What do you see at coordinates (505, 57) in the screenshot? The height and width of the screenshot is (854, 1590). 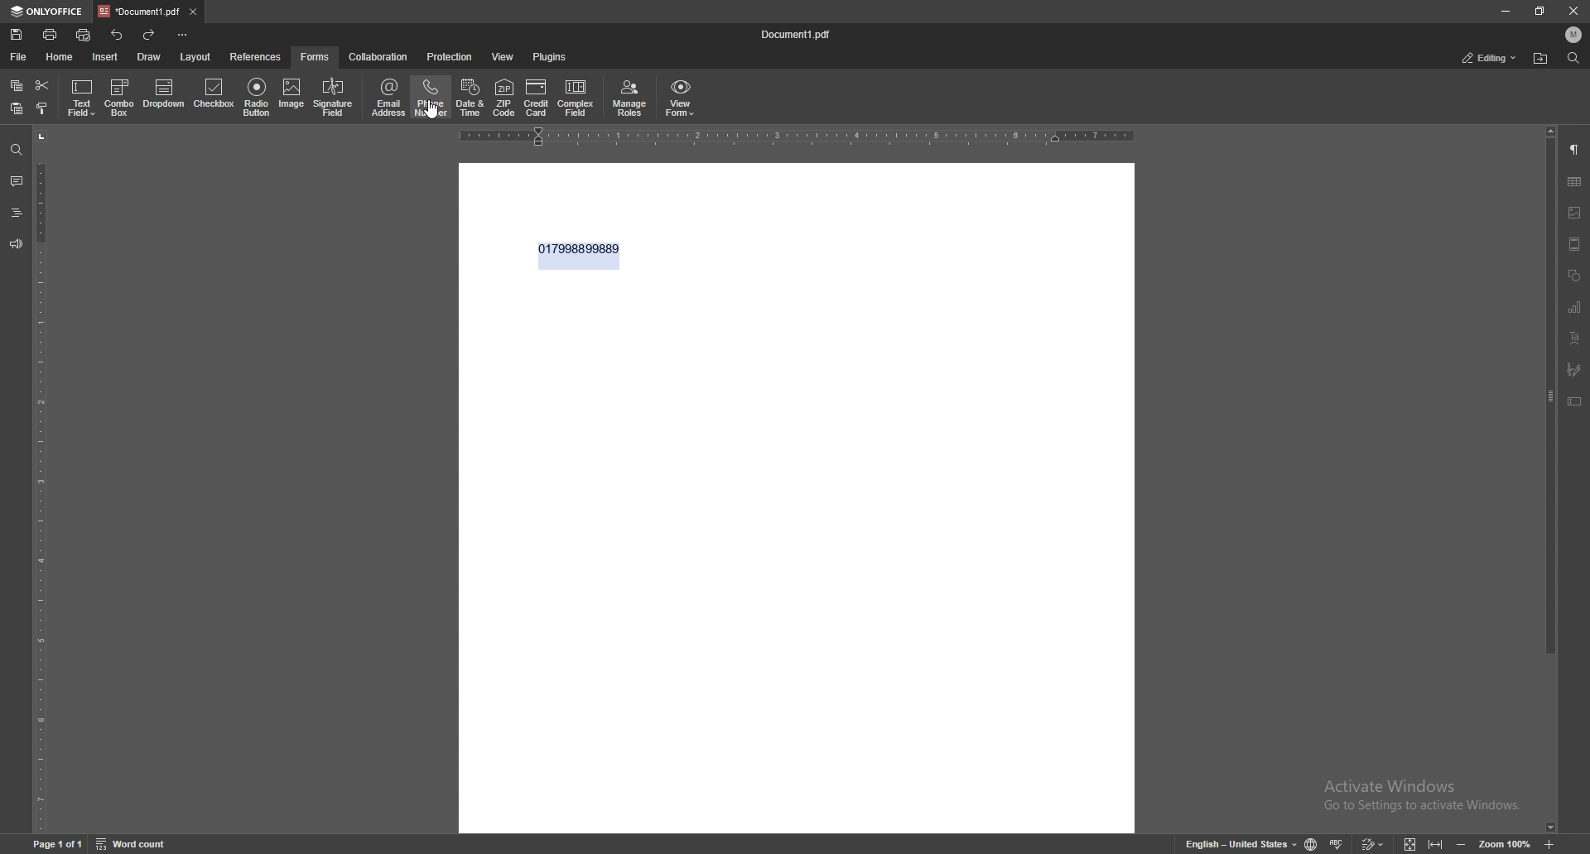 I see `view` at bounding box center [505, 57].